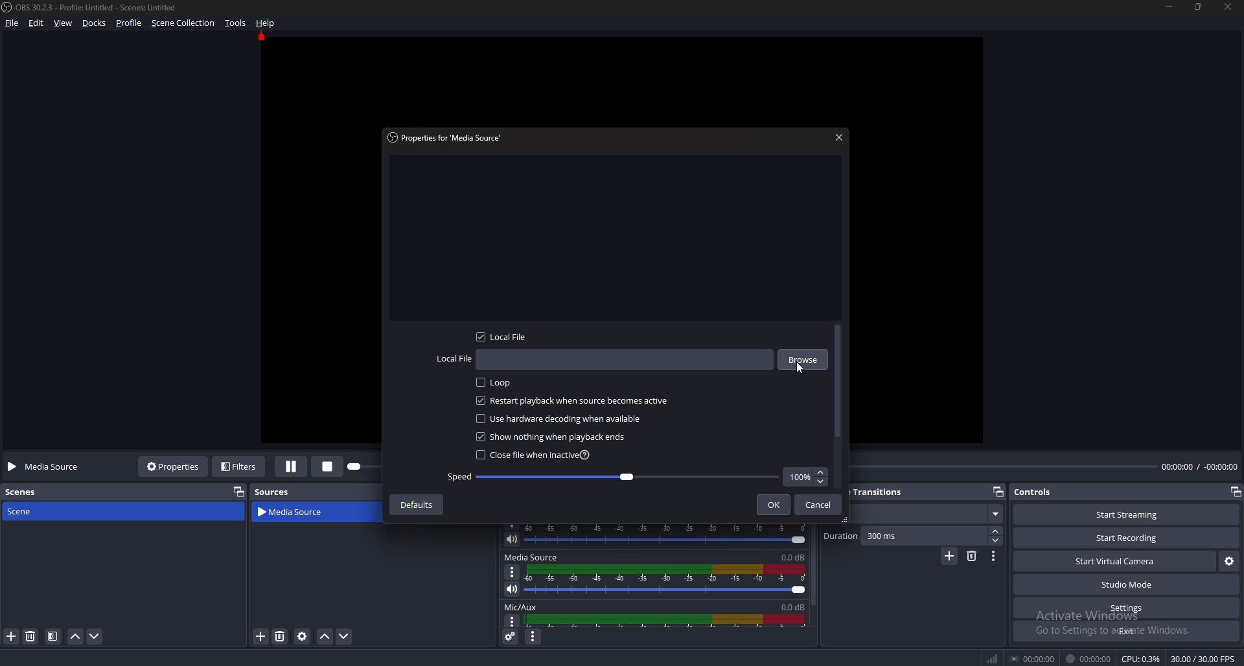 The image size is (1244, 666). What do you see at coordinates (512, 539) in the screenshot?
I see `mute` at bounding box center [512, 539].